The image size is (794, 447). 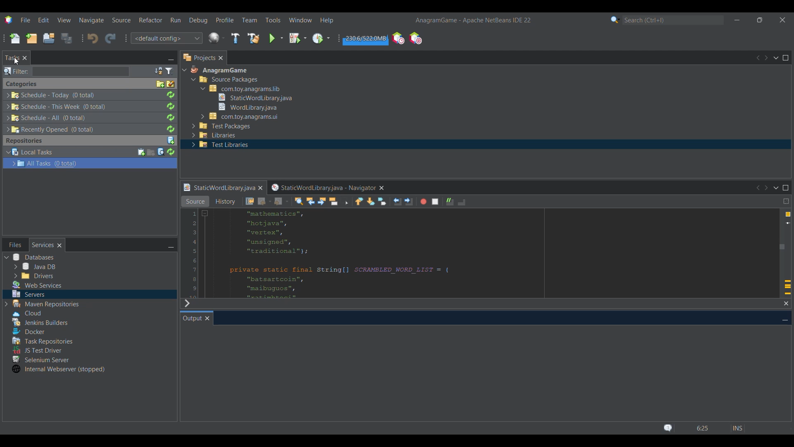 I want to click on Save all, so click(x=67, y=38).